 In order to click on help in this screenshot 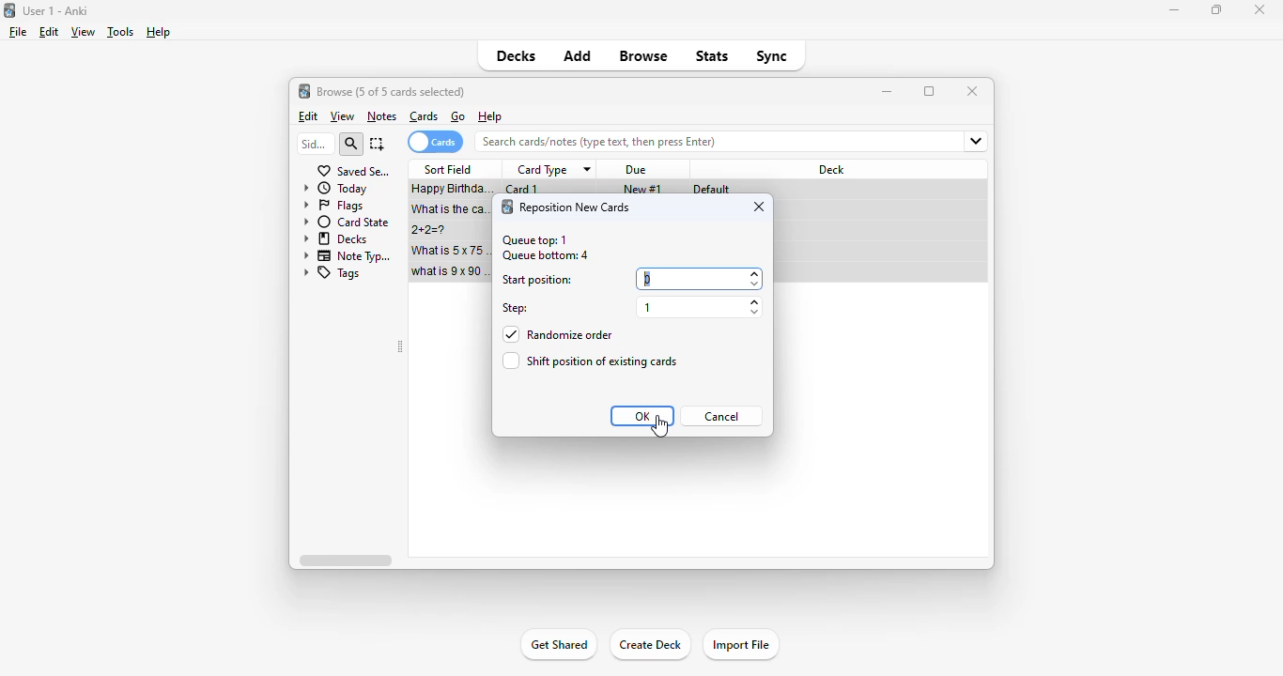, I will do `click(158, 32)`.